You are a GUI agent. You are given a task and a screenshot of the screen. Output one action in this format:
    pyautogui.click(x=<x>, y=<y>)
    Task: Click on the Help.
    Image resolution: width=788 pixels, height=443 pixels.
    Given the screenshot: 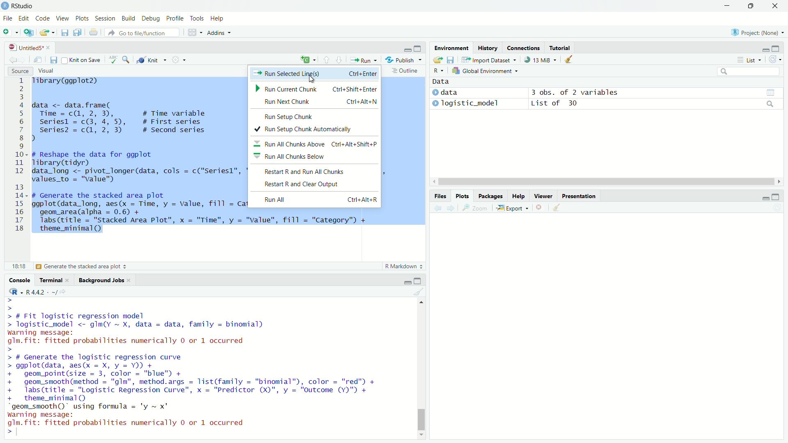 What is the action you would take?
    pyautogui.click(x=518, y=196)
    